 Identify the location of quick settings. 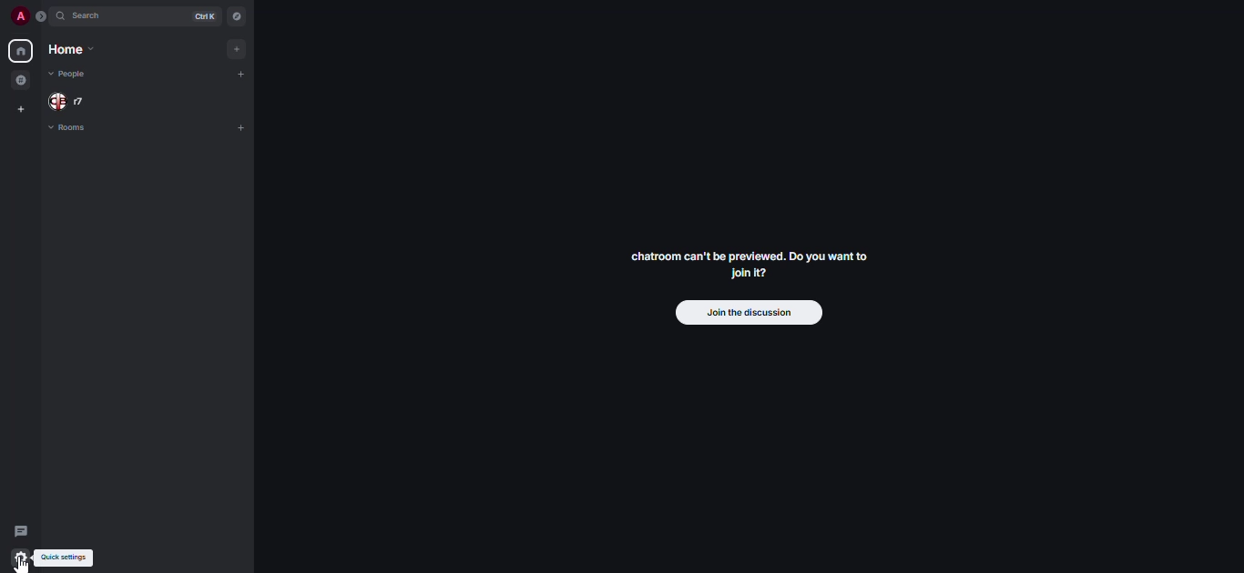
(66, 557).